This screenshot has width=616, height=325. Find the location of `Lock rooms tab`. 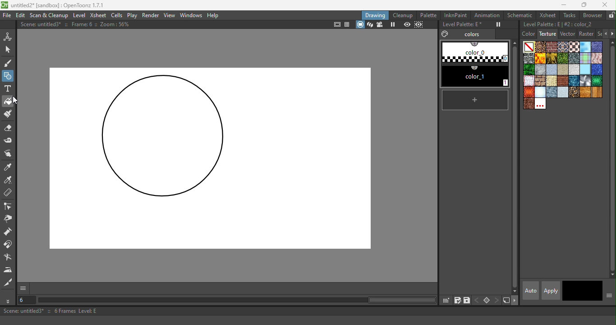

Lock rooms tab is located at coordinates (611, 15).